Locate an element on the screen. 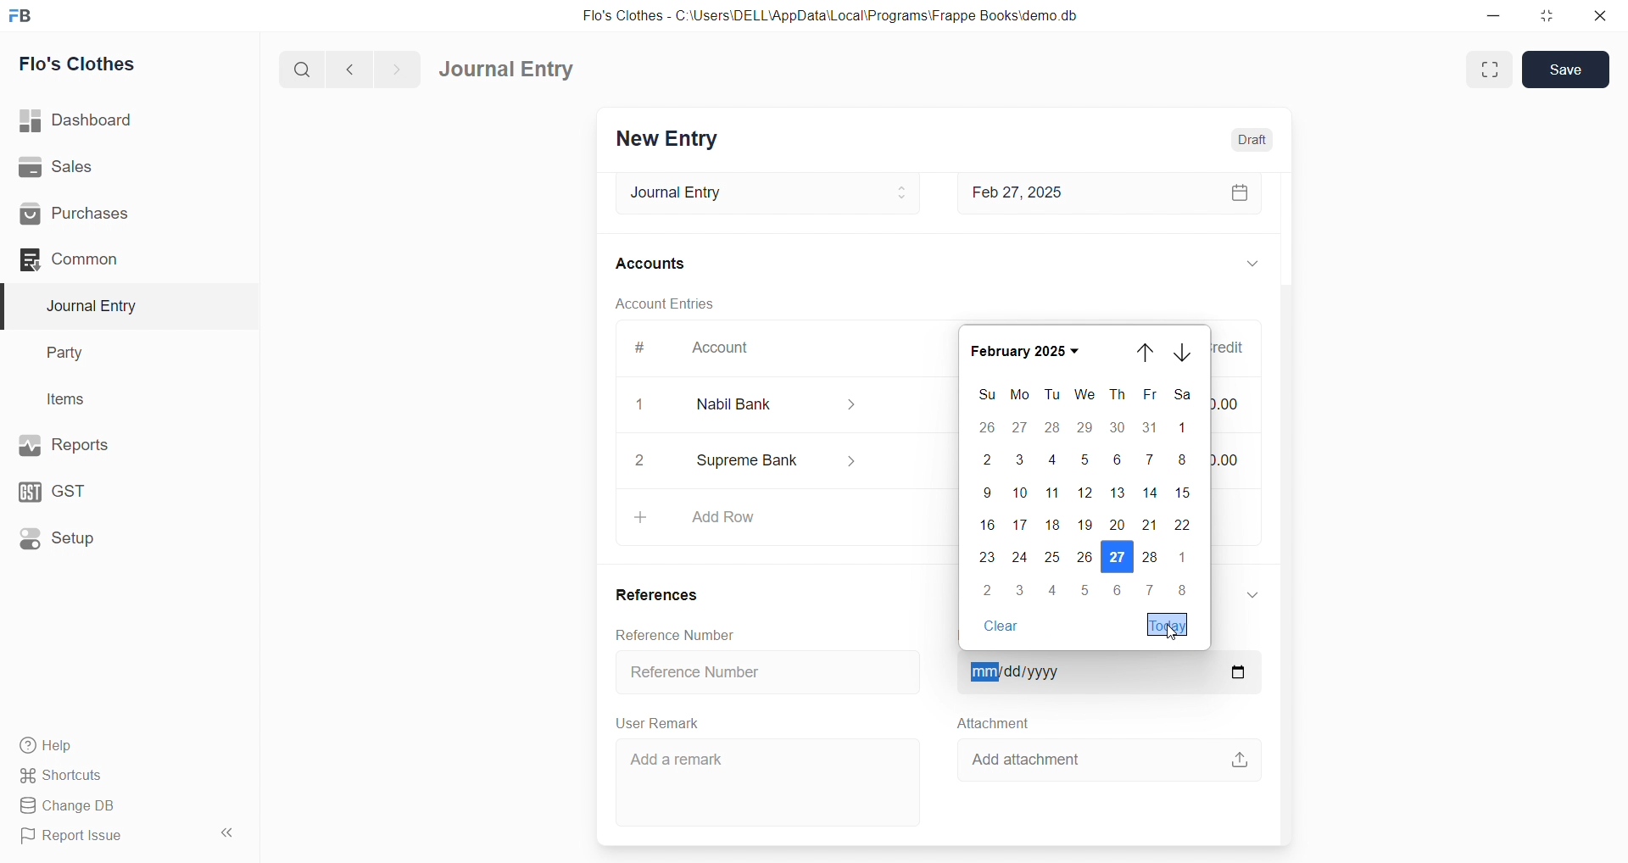  28 is located at coordinates (1150, 557).